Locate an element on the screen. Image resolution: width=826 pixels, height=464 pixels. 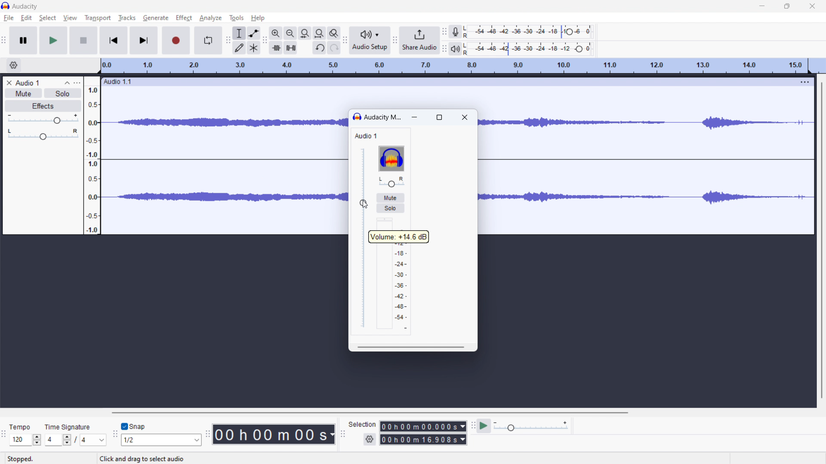
pan: center is located at coordinates (43, 134).